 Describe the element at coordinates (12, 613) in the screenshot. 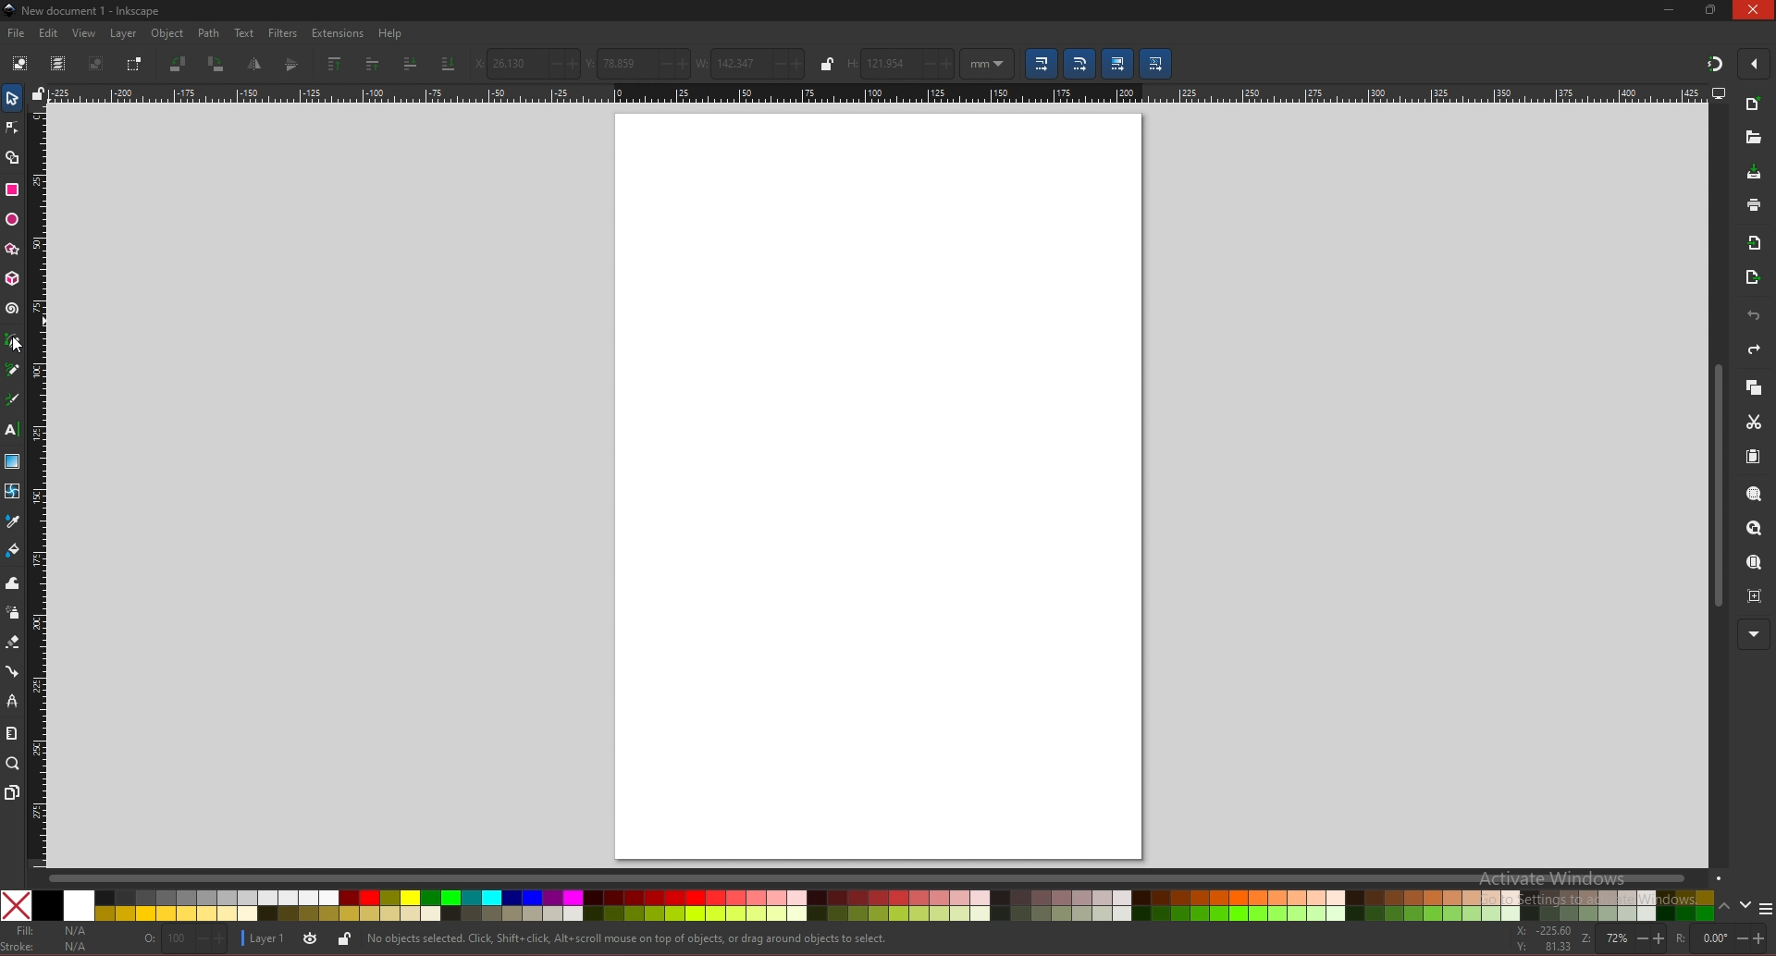

I see `spray` at that location.